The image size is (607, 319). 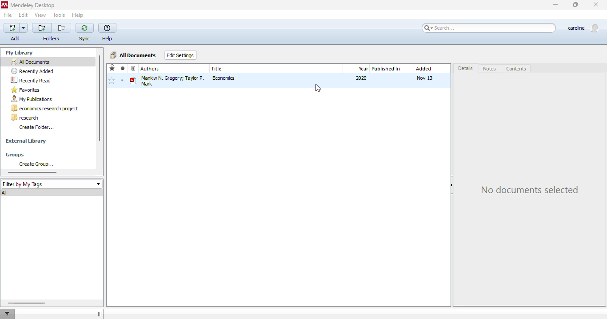 What do you see at coordinates (123, 80) in the screenshot?
I see `unread` at bounding box center [123, 80].